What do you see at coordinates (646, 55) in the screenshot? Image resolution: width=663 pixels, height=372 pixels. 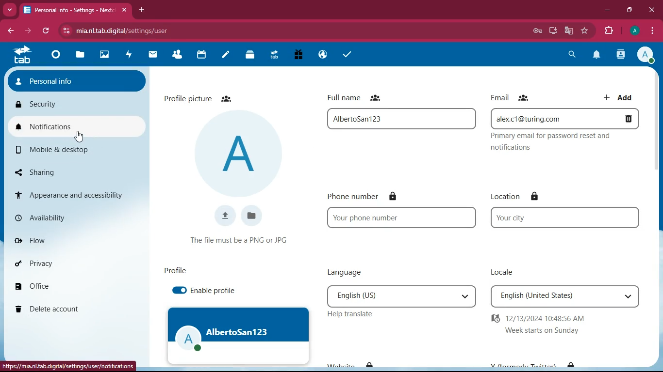 I see `profile` at bounding box center [646, 55].